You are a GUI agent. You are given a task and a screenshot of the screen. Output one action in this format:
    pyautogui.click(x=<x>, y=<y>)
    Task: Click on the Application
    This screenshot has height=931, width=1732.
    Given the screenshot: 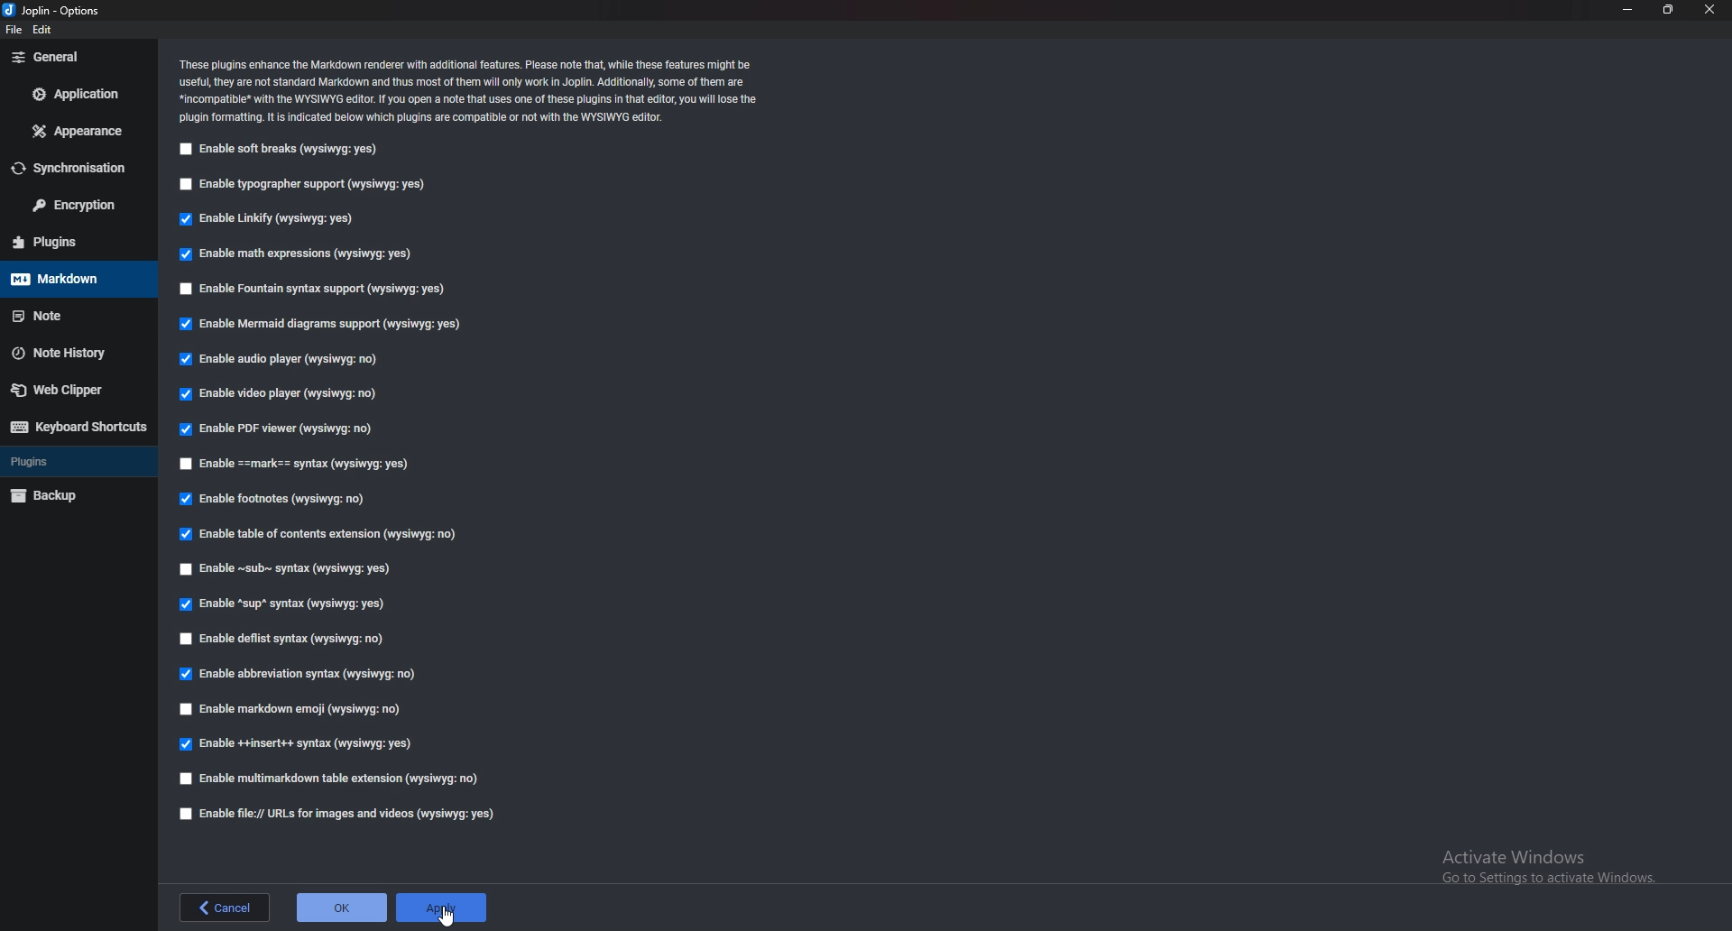 What is the action you would take?
    pyautogui.click(x=77, y=95)
    